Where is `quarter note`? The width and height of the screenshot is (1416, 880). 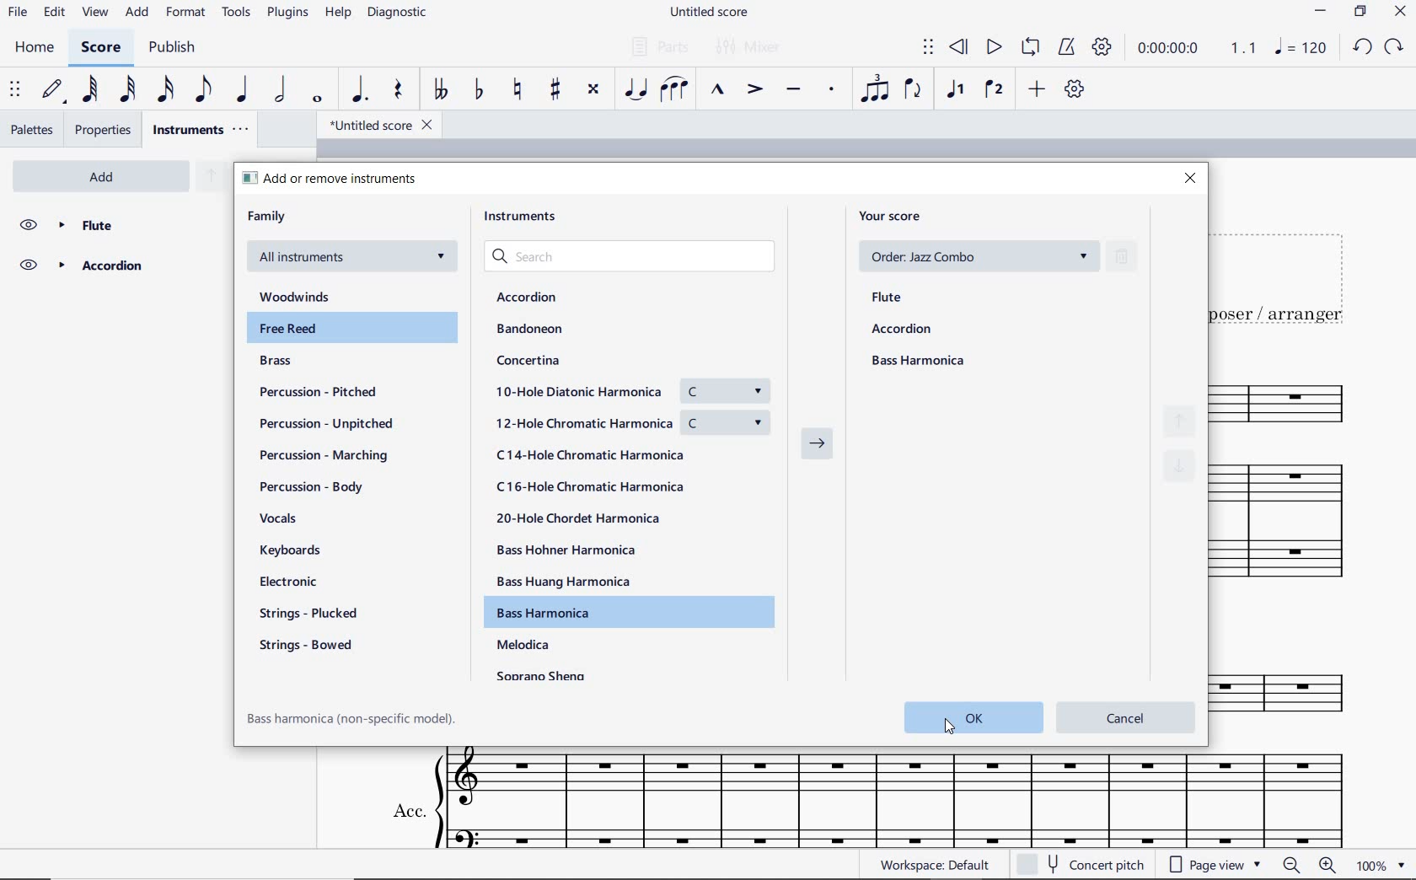 quarter note is located at coordinates (244, 89).